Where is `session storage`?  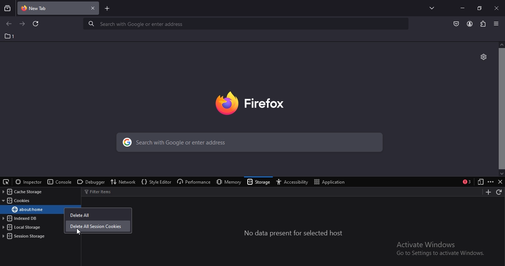
session storage is located at coordinates (24, 236).